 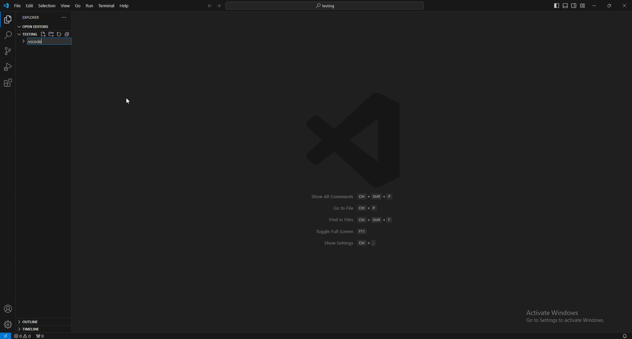 I want to click on terminal, so click(x=108, y=6).